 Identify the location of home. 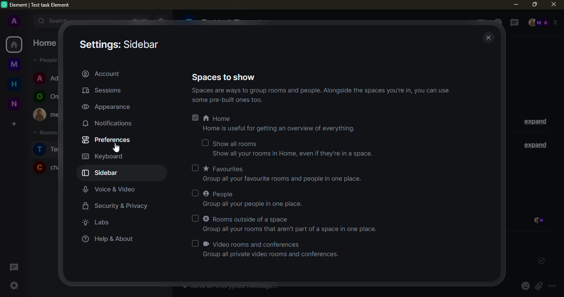
(217, 119).